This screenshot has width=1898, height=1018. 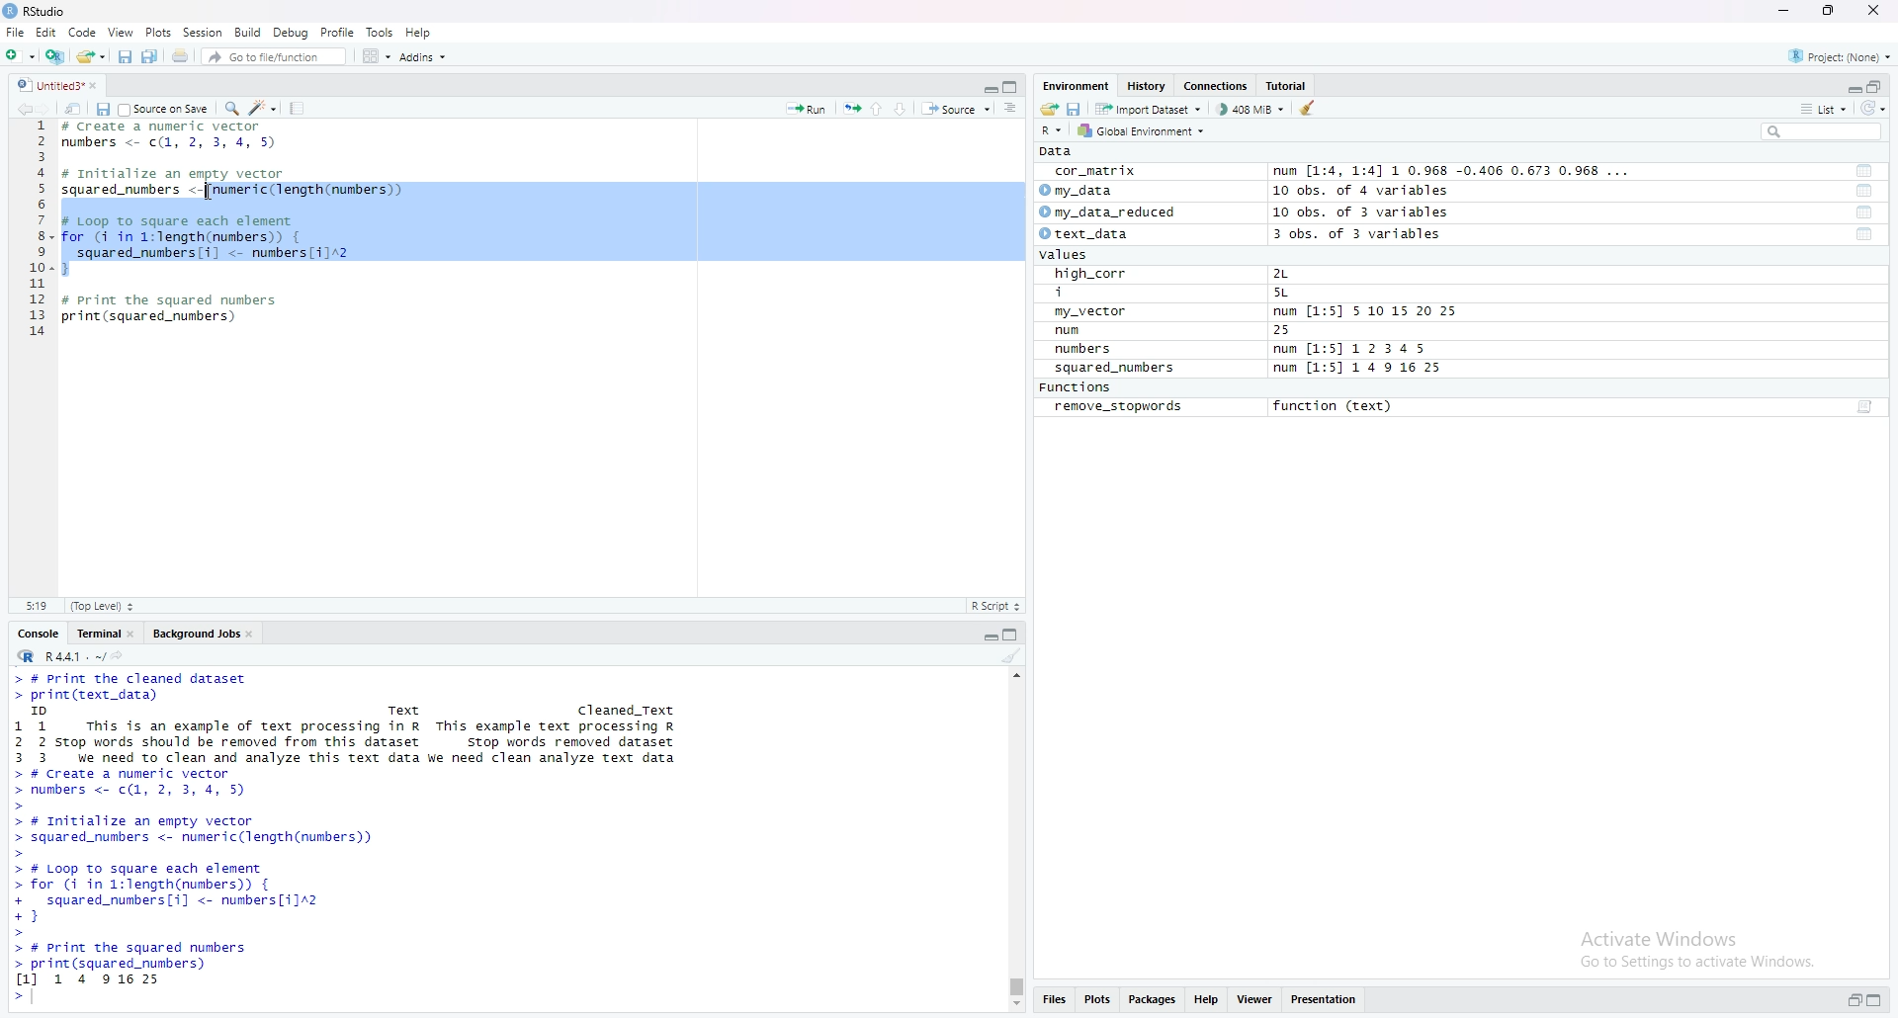 What do you see at coordinates (172, 314) in the screenshot?
I see `# Print the squared numbers
print (squared_nunbers)` at bounding box center [172, 314].